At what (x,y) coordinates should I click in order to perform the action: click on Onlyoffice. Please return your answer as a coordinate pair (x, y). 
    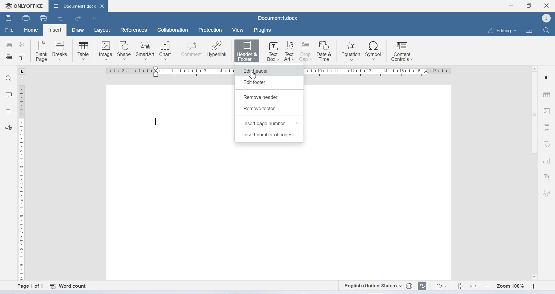
    Looking at the image, I should click on (24, 5).